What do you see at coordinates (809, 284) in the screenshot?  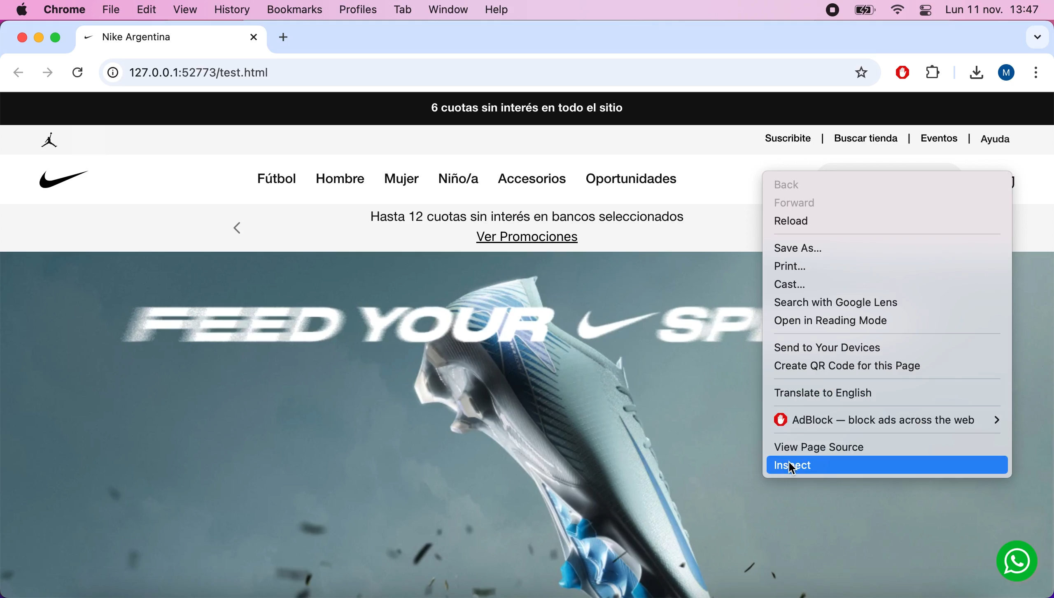 I see `cast` at bounding box center [809, 284].